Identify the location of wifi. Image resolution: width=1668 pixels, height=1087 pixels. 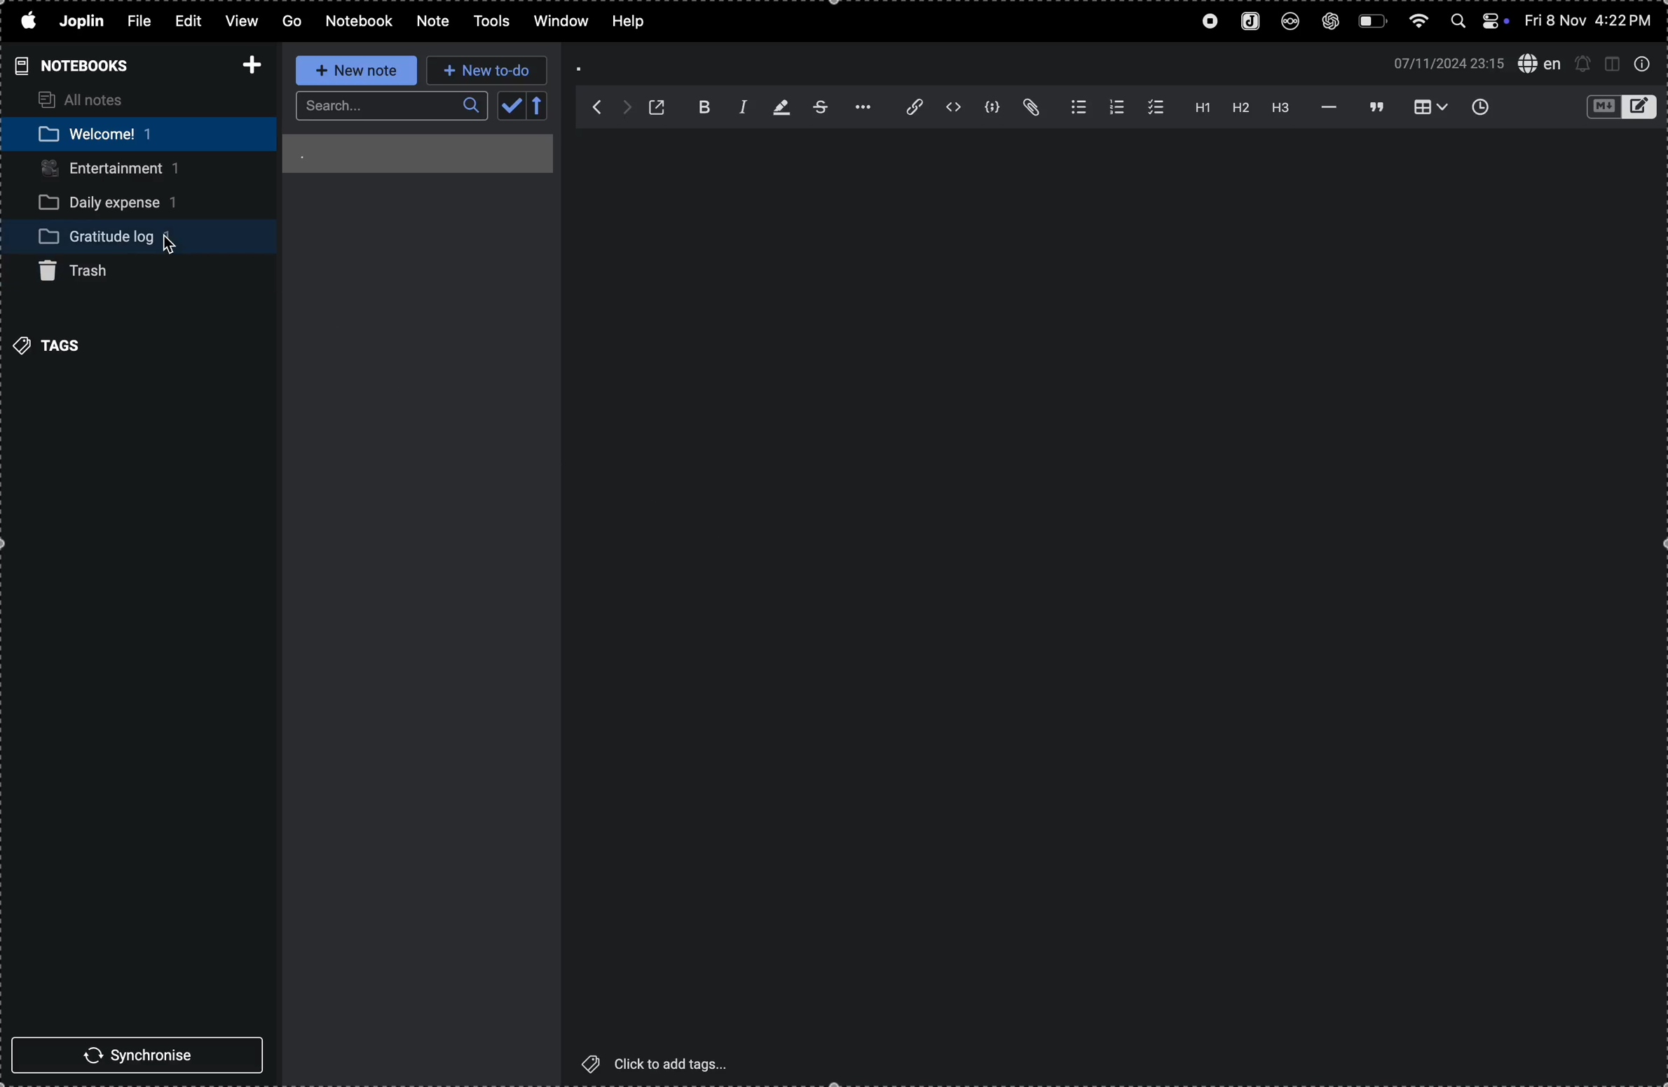
(1415, 22).